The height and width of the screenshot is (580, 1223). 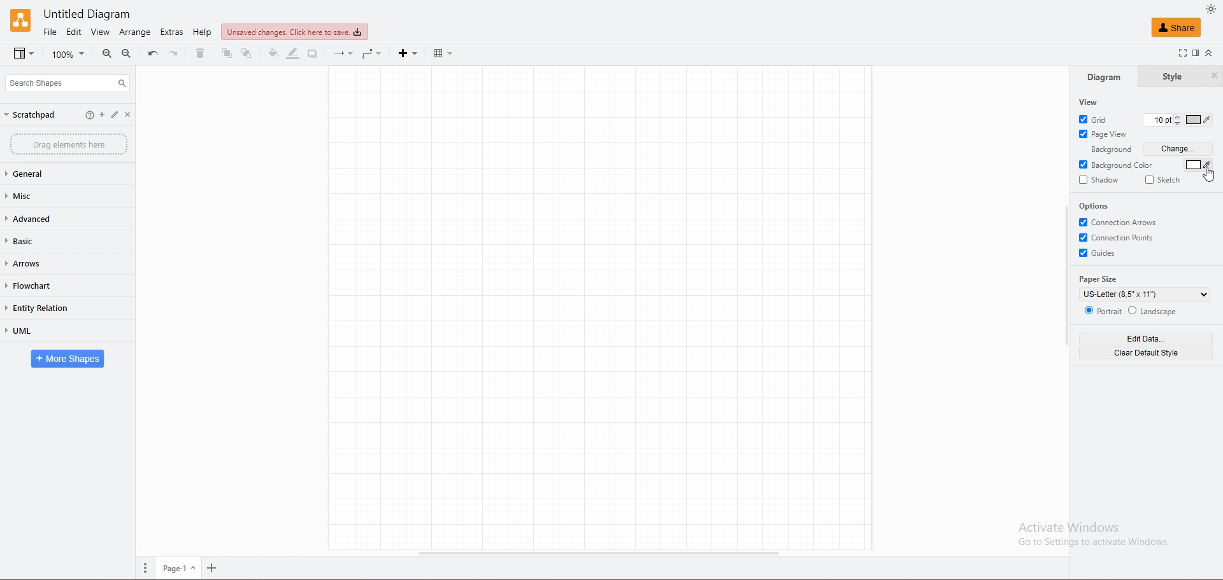 I want to click on guides, so click(x=1100, y=253).